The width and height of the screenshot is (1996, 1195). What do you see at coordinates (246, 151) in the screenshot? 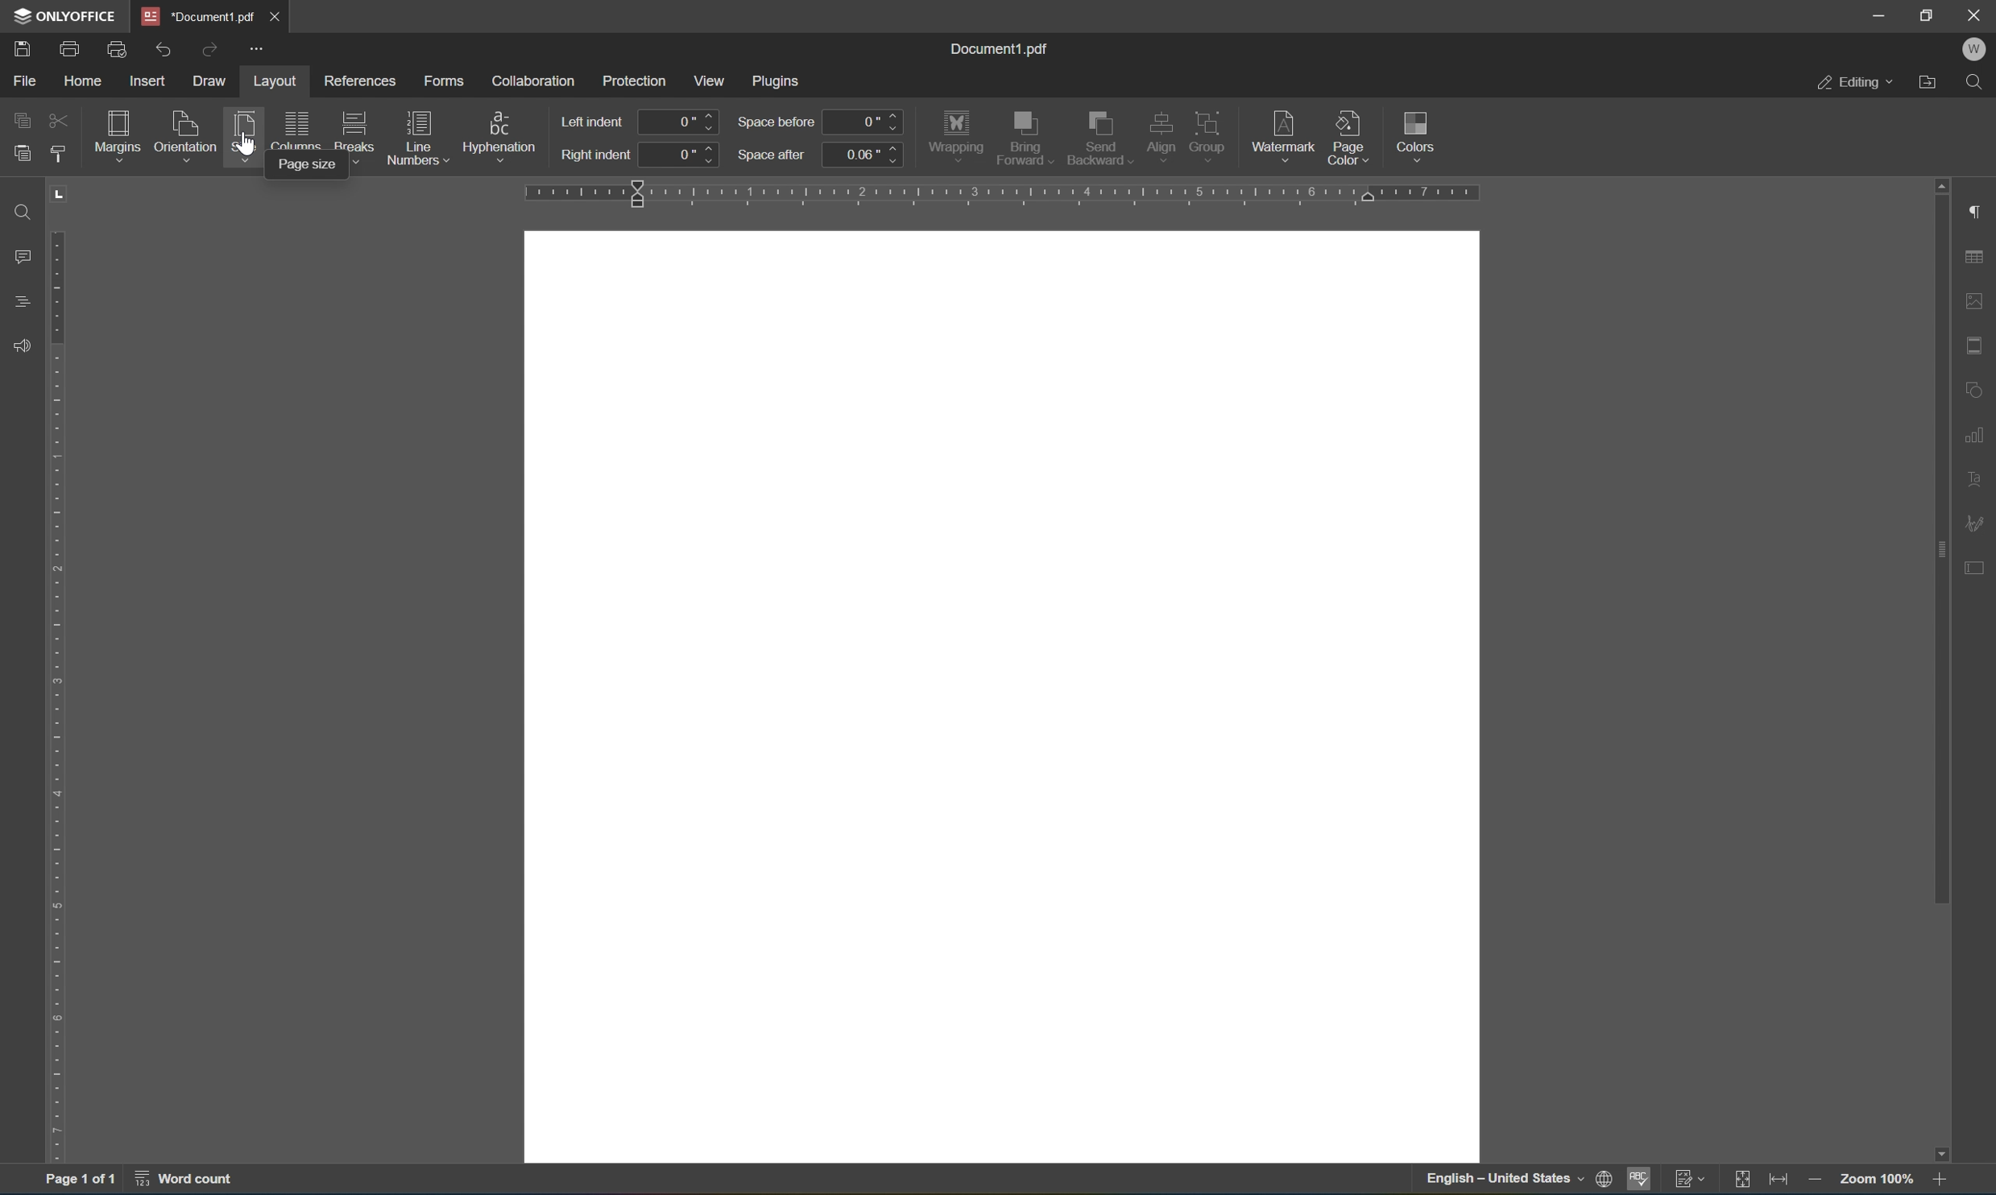
I see `cursor` at bounding box center [246, 151].